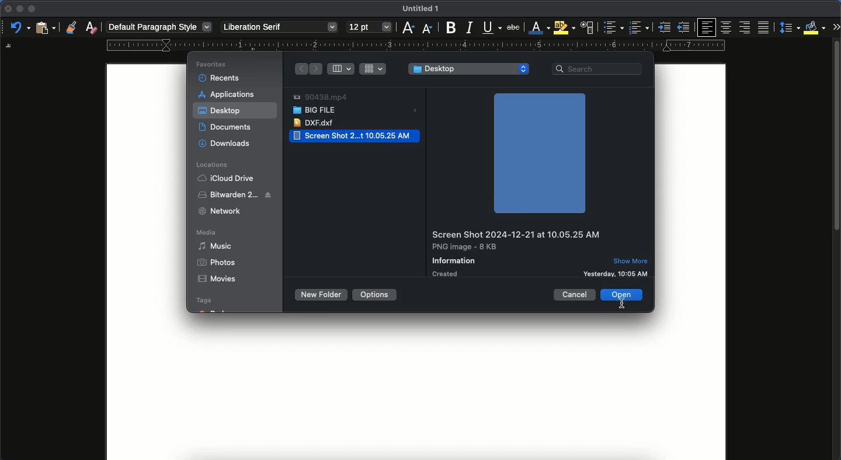  Describe the element at coordinates (538, 28) in the screenshot. I see `line color` at that location.